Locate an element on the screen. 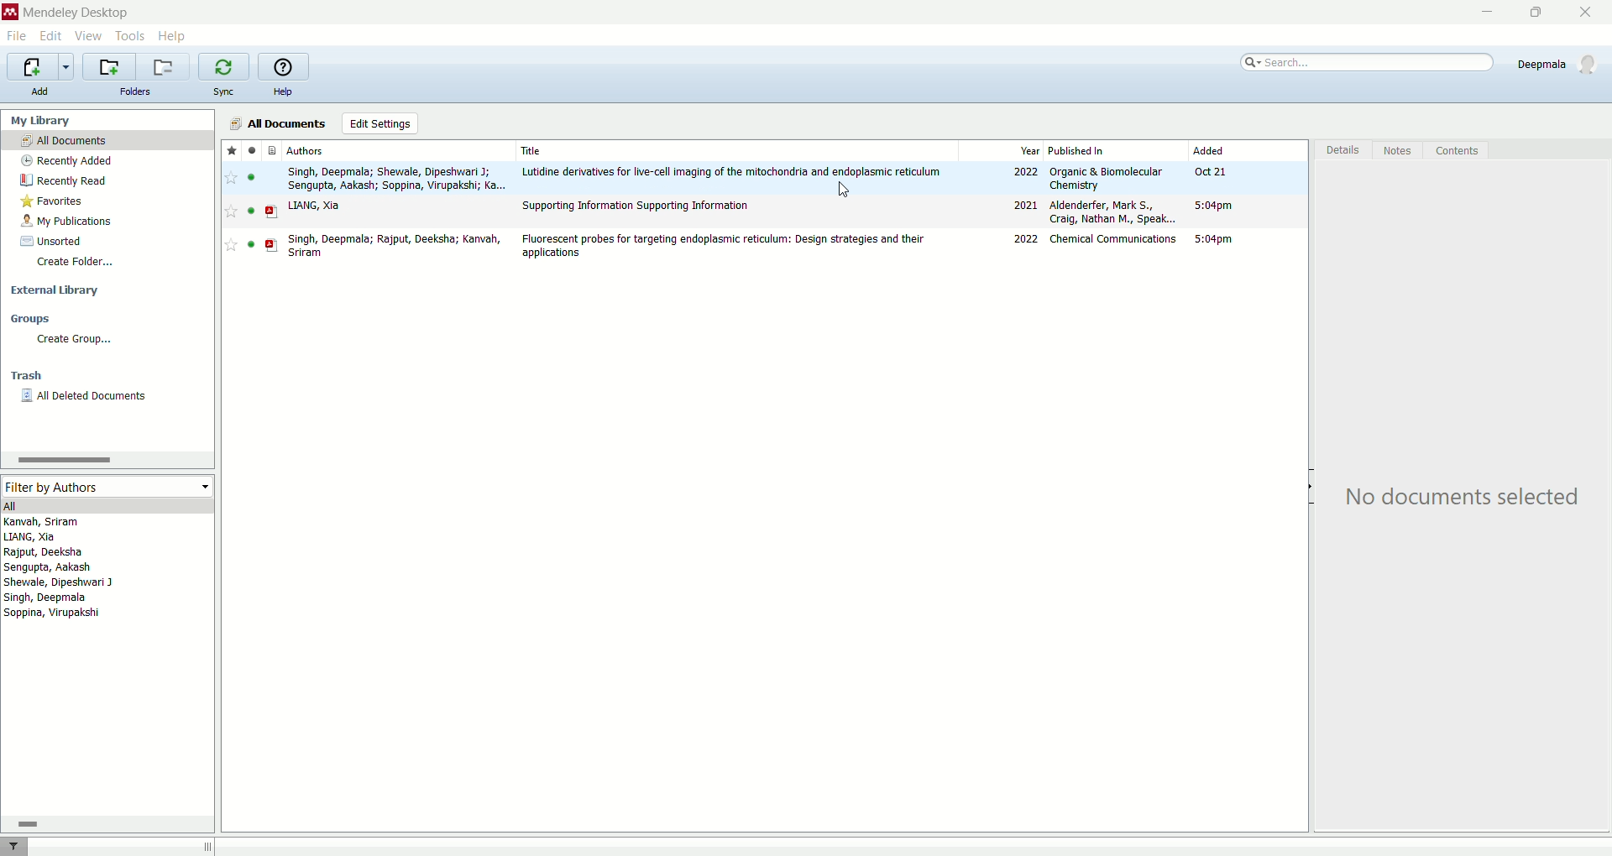 This screenshot has width=1612, height=856. favorites is located at coordinates (232, 149).